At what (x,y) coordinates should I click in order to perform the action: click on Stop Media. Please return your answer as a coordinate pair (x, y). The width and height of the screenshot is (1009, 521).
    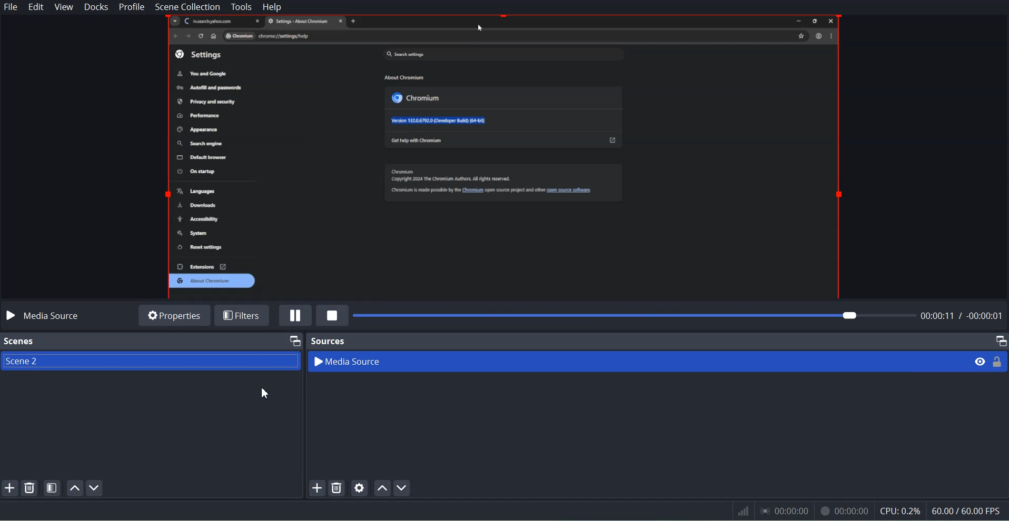
    Looking at the image, I should click on (333, 315).